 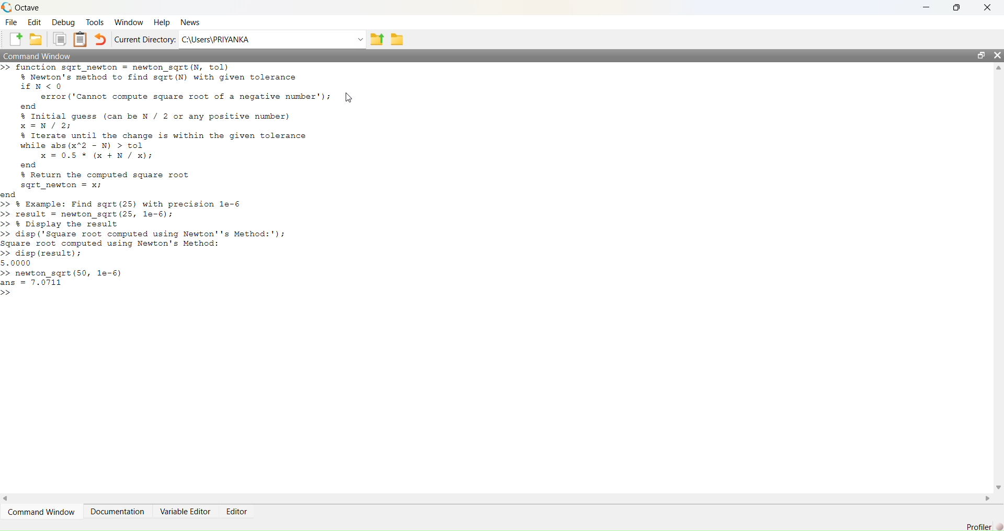 I want to click on Tools, so click(x=95, y=22).